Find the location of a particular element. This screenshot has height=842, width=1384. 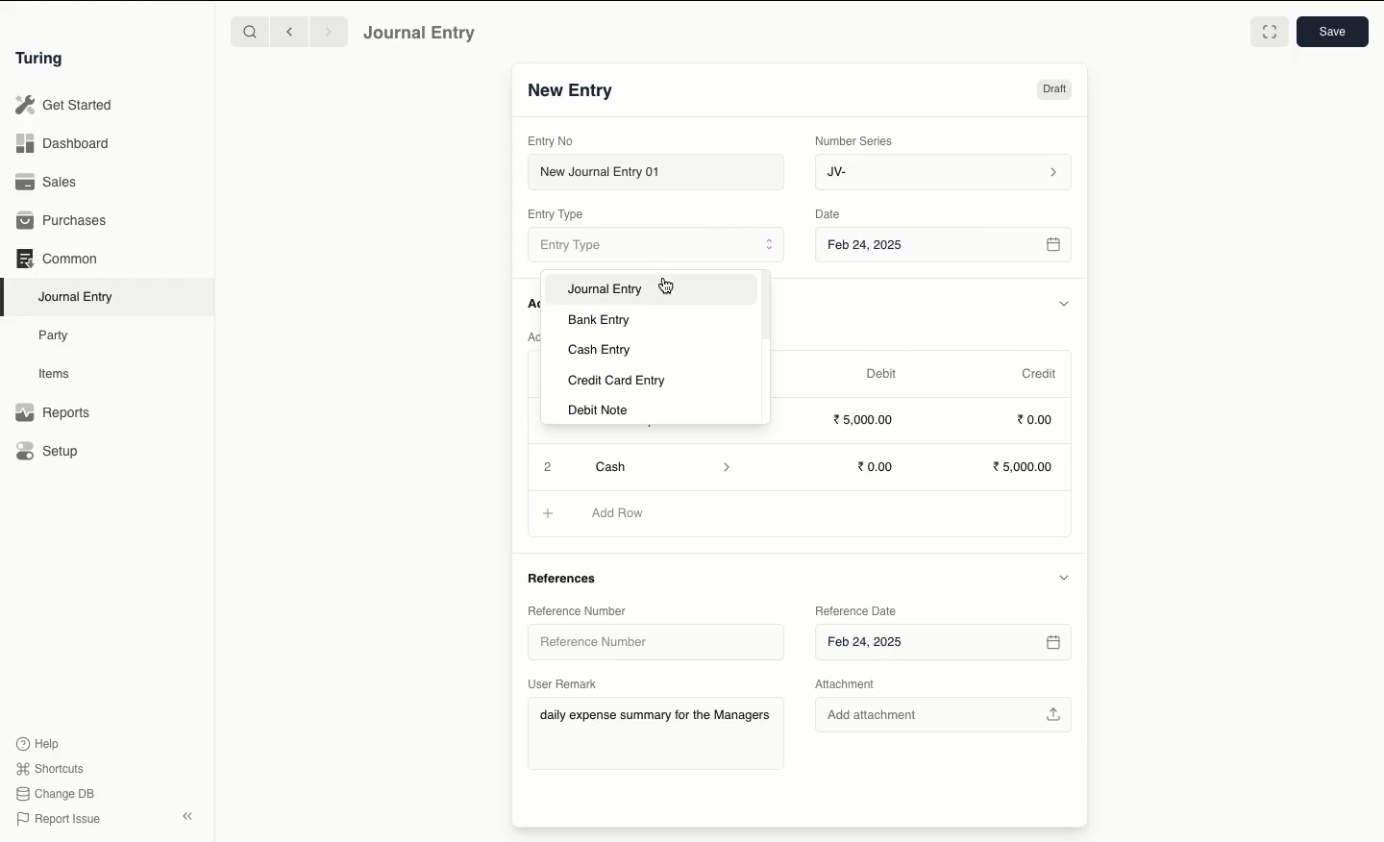

5,000.00 is located at coordinates (1027, 467).